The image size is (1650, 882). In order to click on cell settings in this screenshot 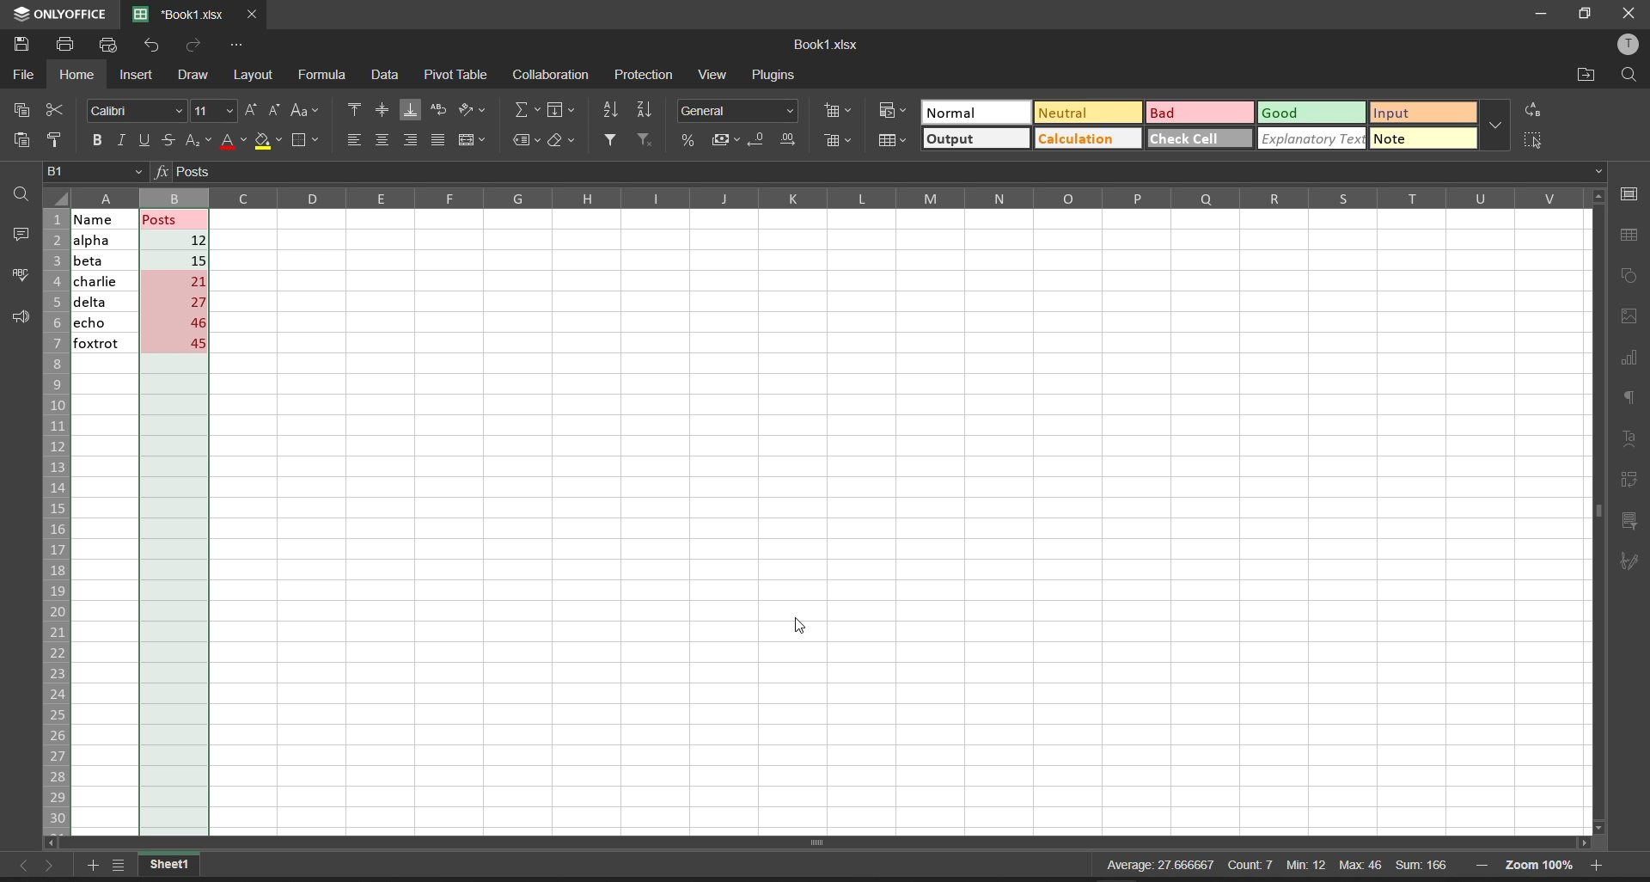, I will do `click(1633, 194)`.